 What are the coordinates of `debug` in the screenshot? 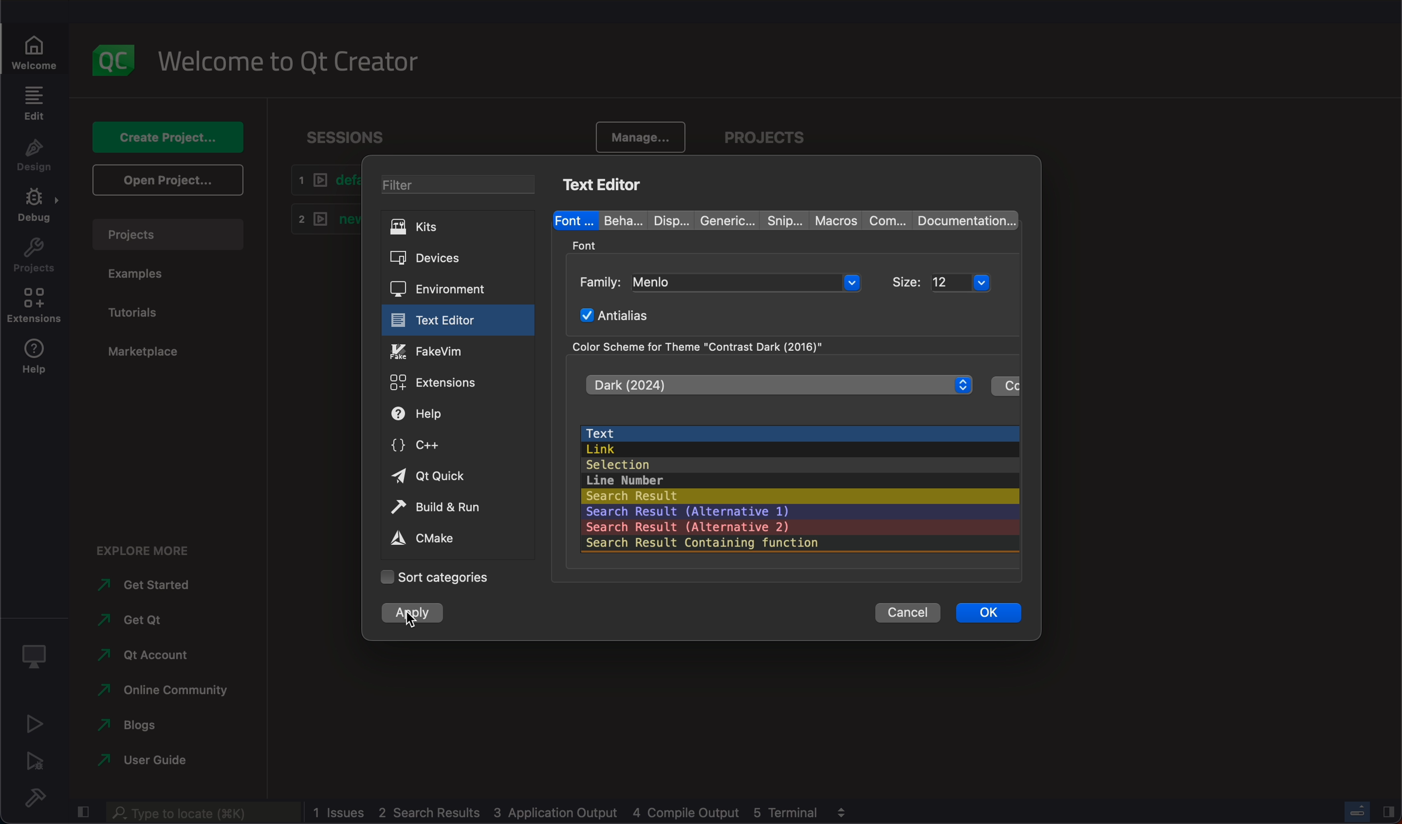 It's located at (33, 209).